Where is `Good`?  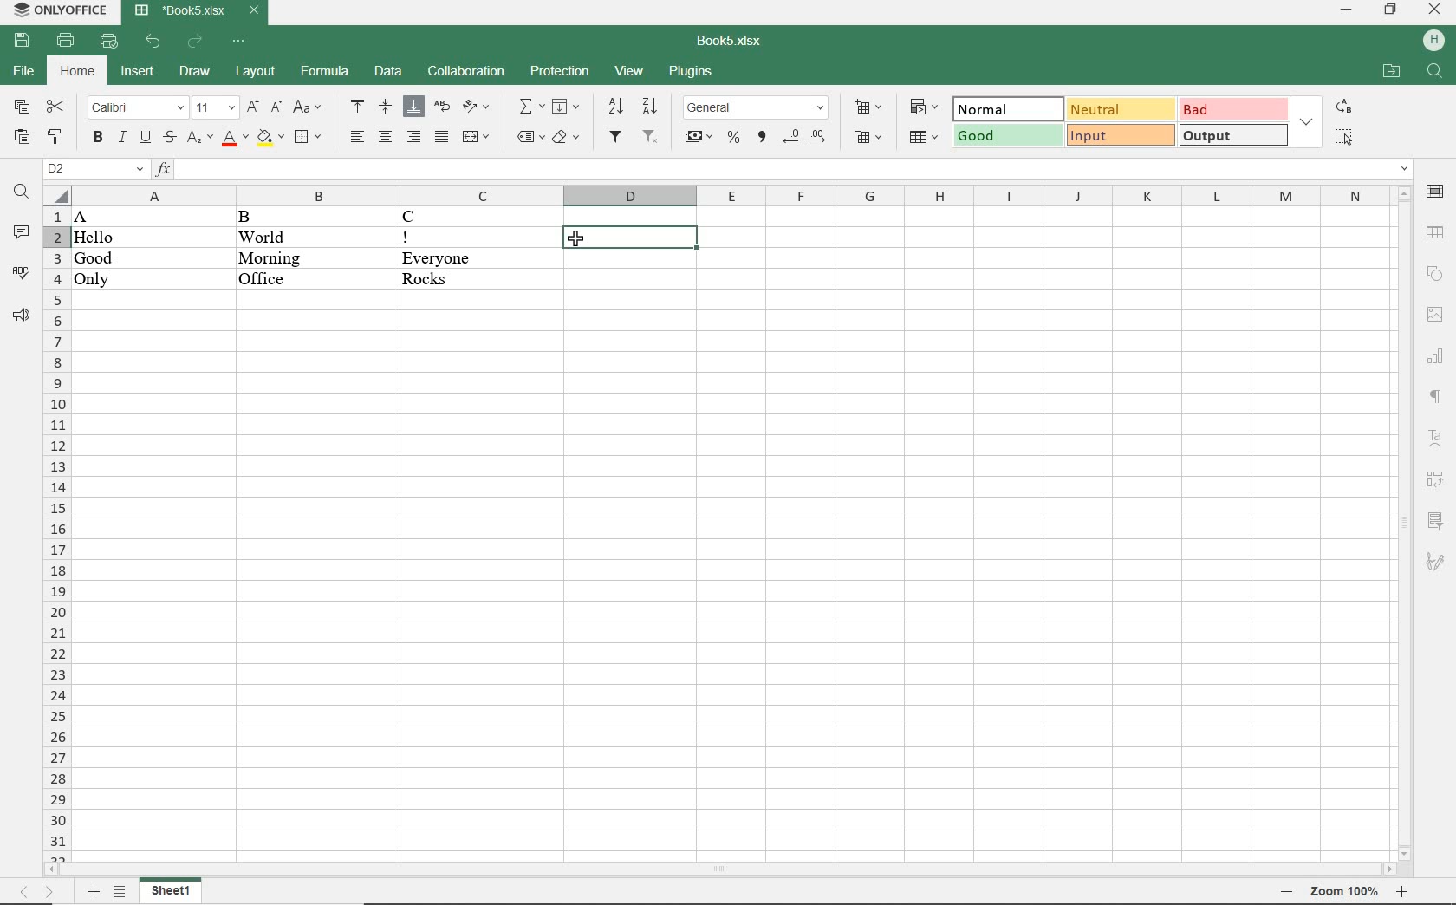
Good is located at coordinates (94, 258).